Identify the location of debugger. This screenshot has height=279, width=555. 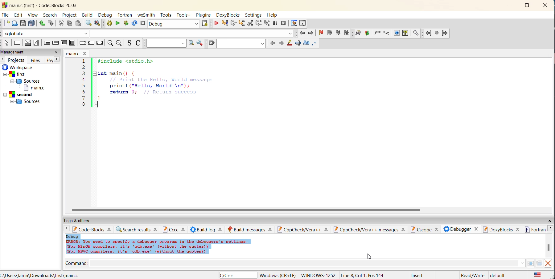
(460, 229).